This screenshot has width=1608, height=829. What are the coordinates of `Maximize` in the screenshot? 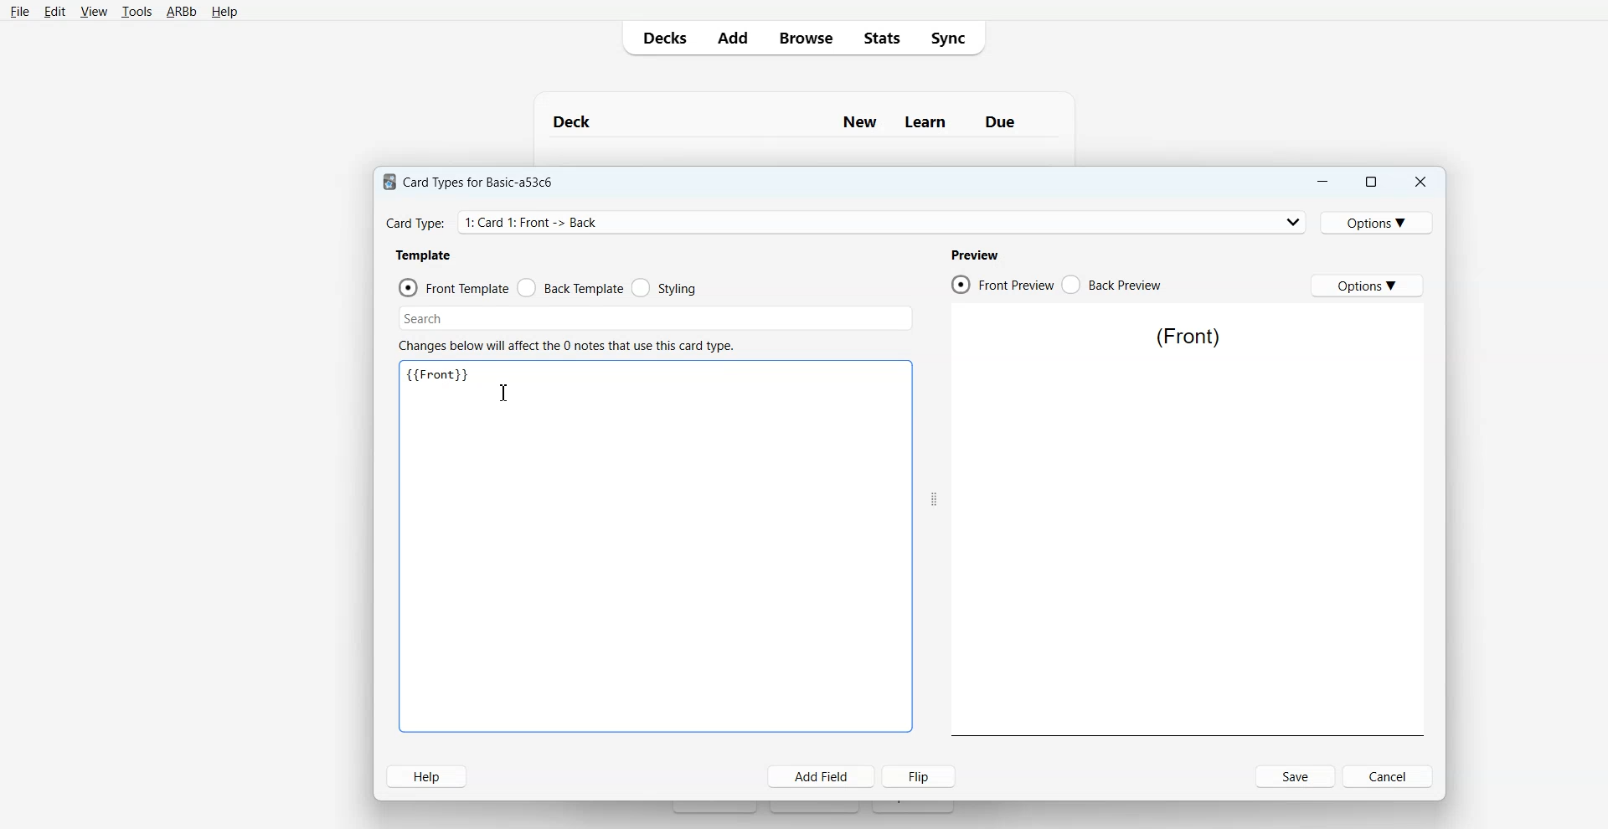 It's located at (1369, 182).